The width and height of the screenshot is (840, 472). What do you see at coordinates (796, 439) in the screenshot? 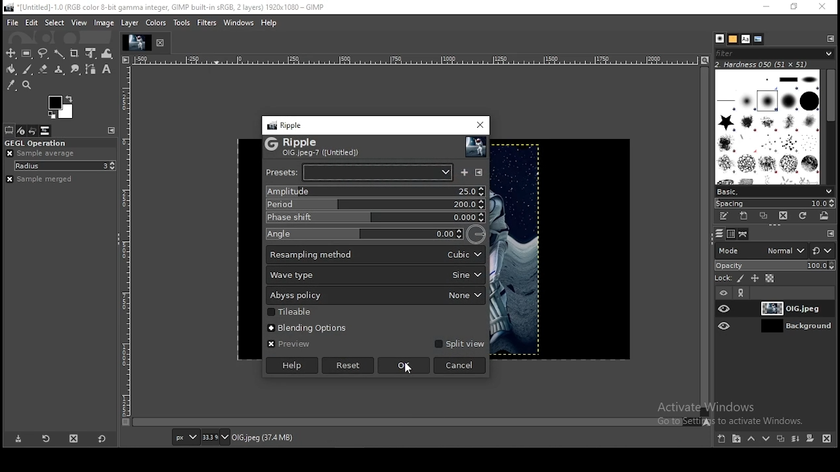
I see `merge this layer` at bounding box center [796, 439].